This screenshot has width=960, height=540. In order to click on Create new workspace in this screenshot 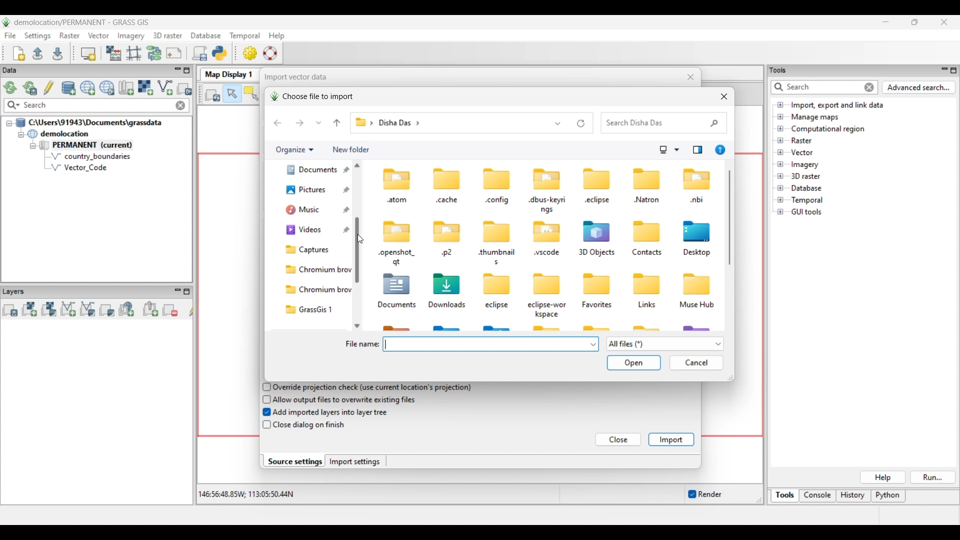, I will do `click(19, 53)`.